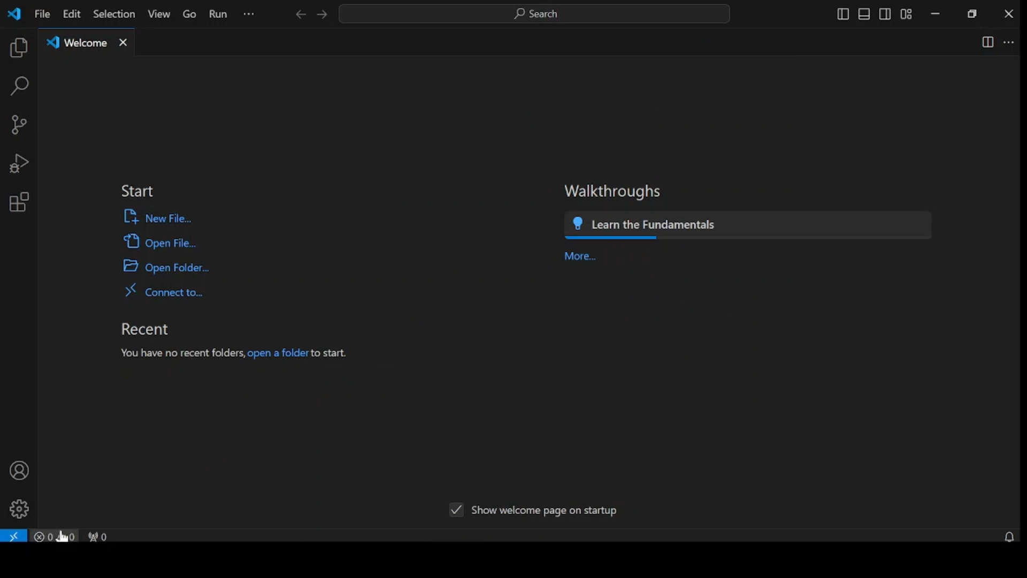 The width and height of the screenshot is (1027, 578). I want to click on show welcome page on startup, so click(561, 511).